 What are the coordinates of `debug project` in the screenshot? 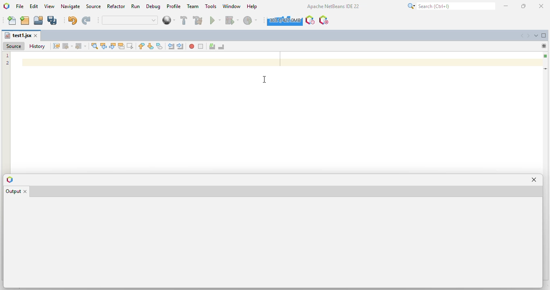 It's located at (232, 20).